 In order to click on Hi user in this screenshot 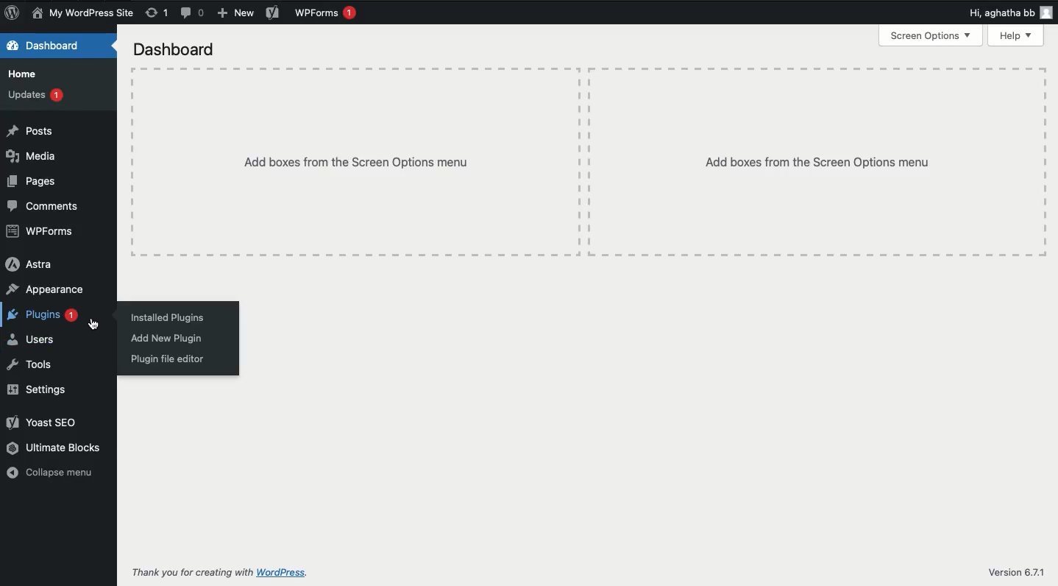, I will do `click(1010, 13)`.